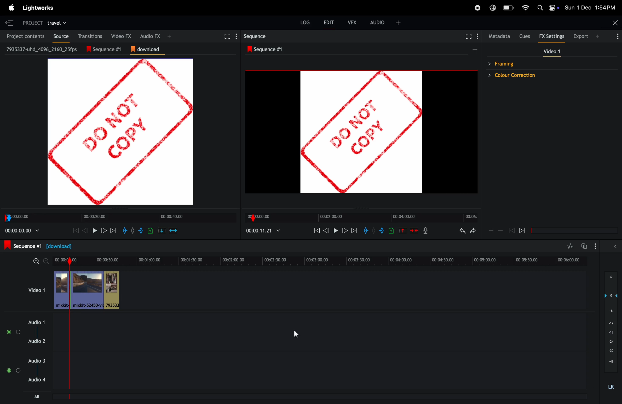 The height and width of the screenshot is (404, 622). Describe the element at coordinates (378, 22) in the screenshot. I see `audio +` at that location.